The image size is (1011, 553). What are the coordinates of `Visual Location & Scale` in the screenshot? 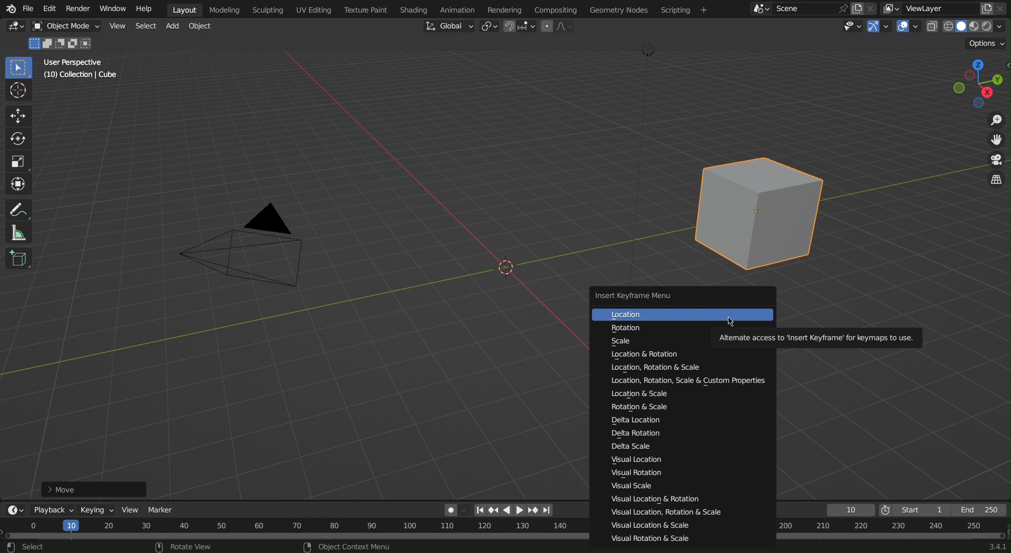 It's located at (659, 527).